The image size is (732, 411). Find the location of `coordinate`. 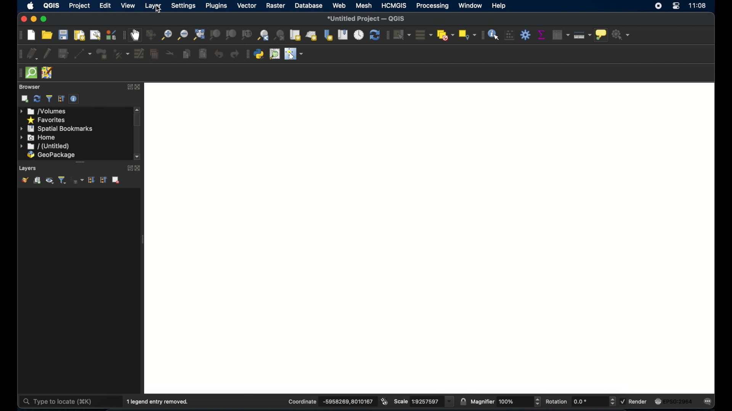

coordinate is located at coordinates (301, 401).